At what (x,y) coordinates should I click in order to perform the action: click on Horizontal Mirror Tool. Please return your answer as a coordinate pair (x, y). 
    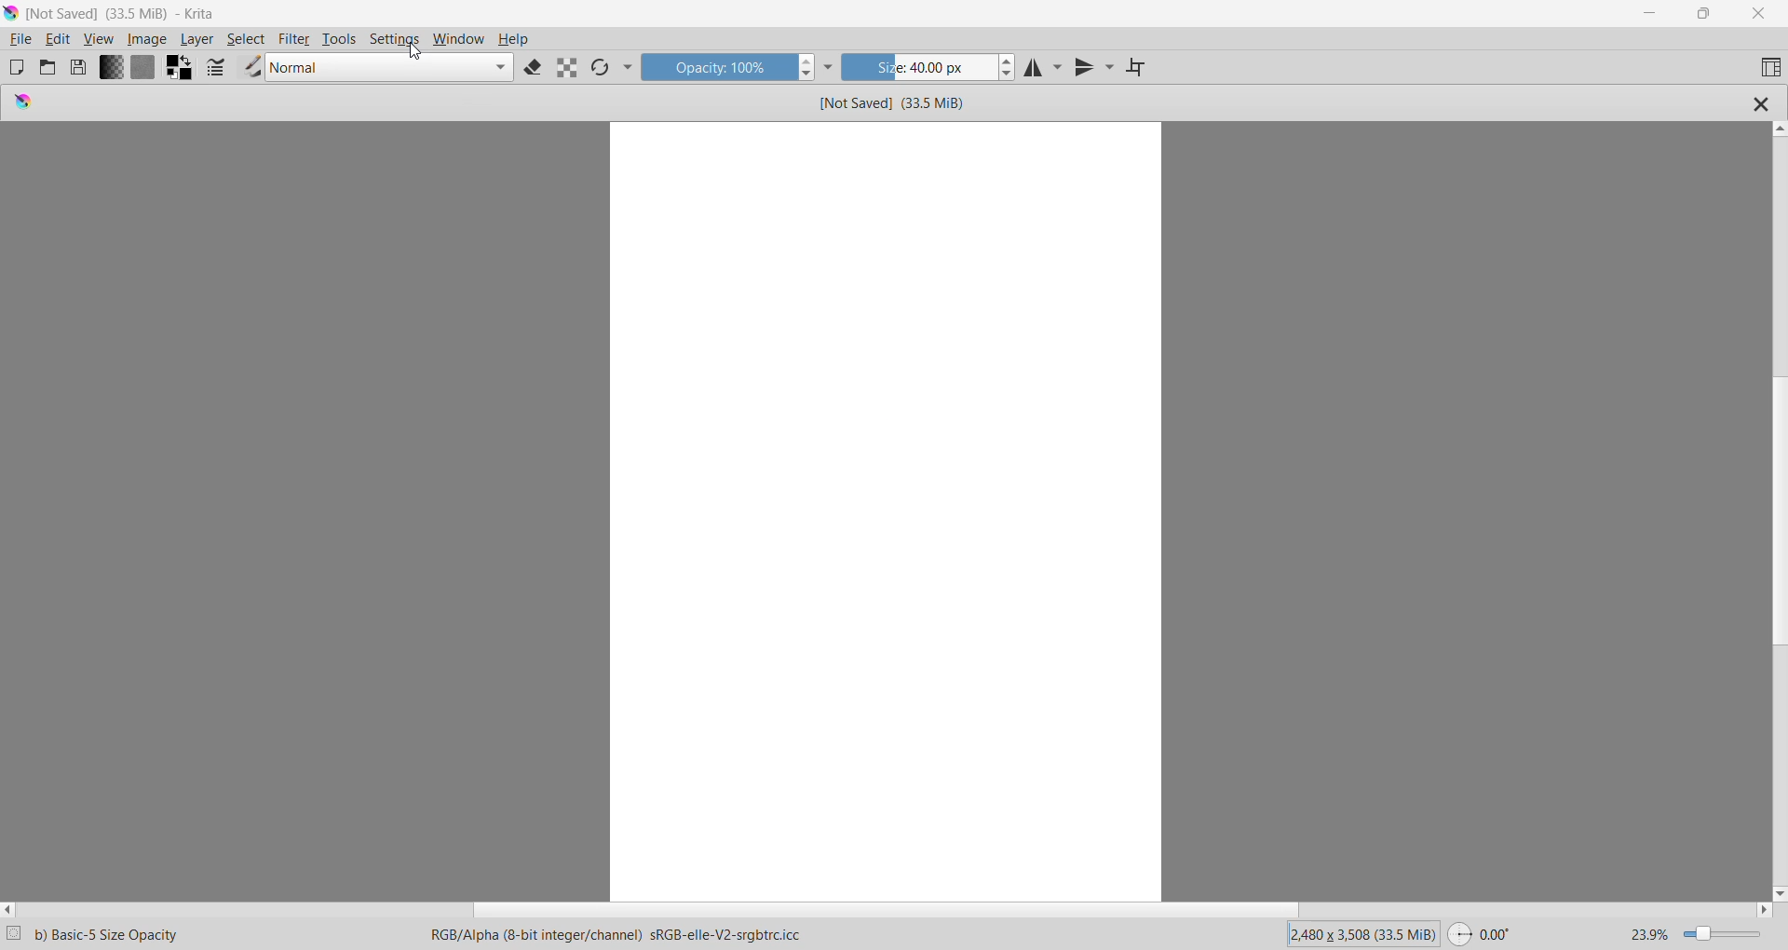
    Looking at the image, I should click on (1044, 68).